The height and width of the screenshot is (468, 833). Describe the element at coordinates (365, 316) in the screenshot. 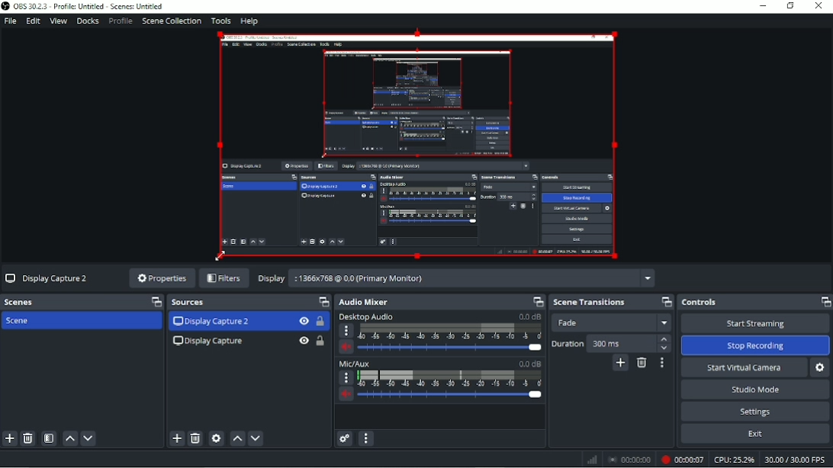

I see `Desktop Audio` at that location.